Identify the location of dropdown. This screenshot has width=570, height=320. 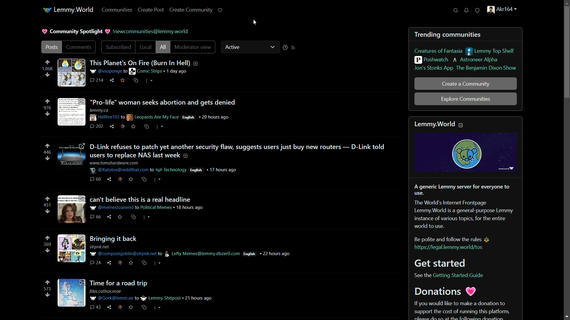
(272, 46).